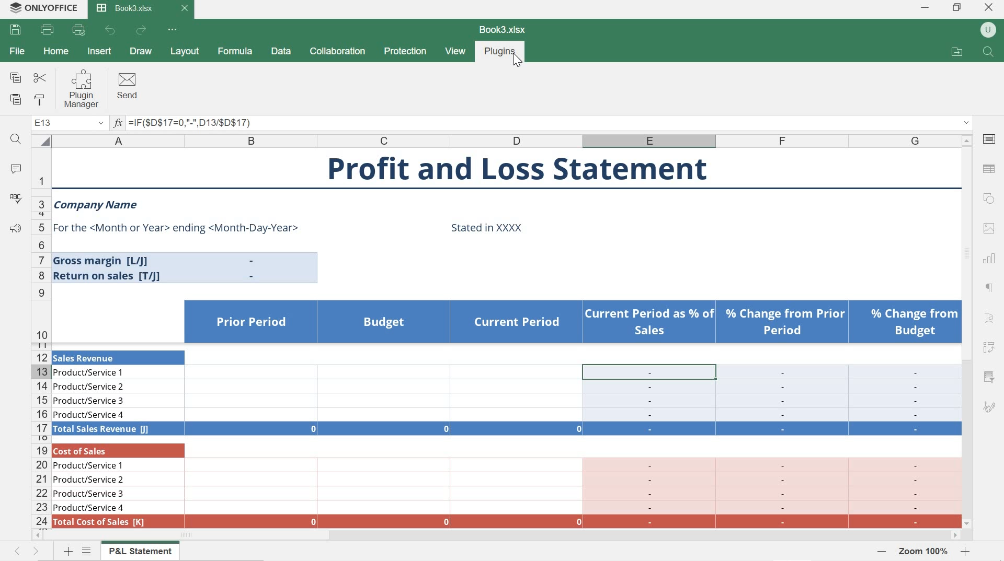 The height and width of the screenshot is (561, 1004). Describe the element at coordinates (991, 7) in the screenshot. I see `close` at that location.